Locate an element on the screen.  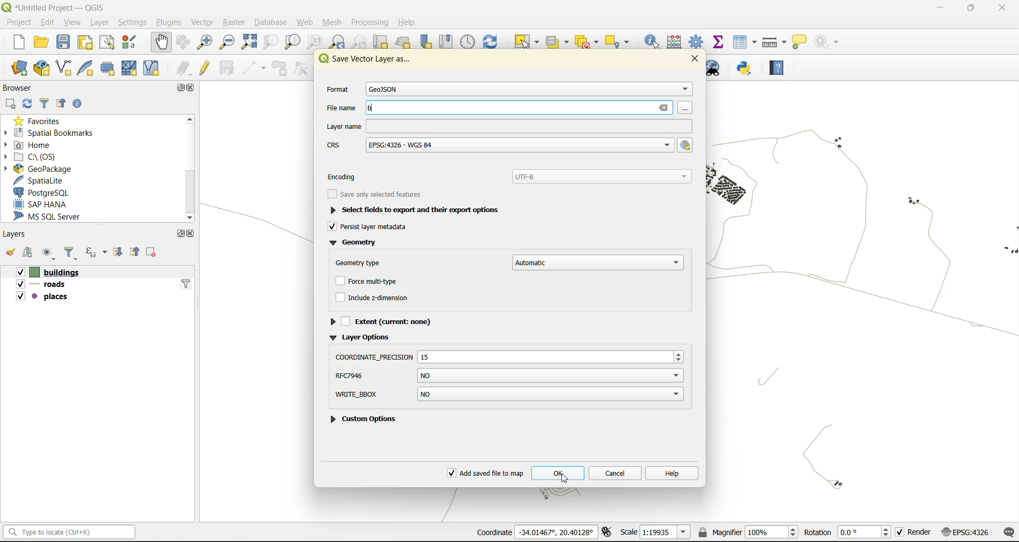
persist layer metadata is located at coordinates (375, 228).